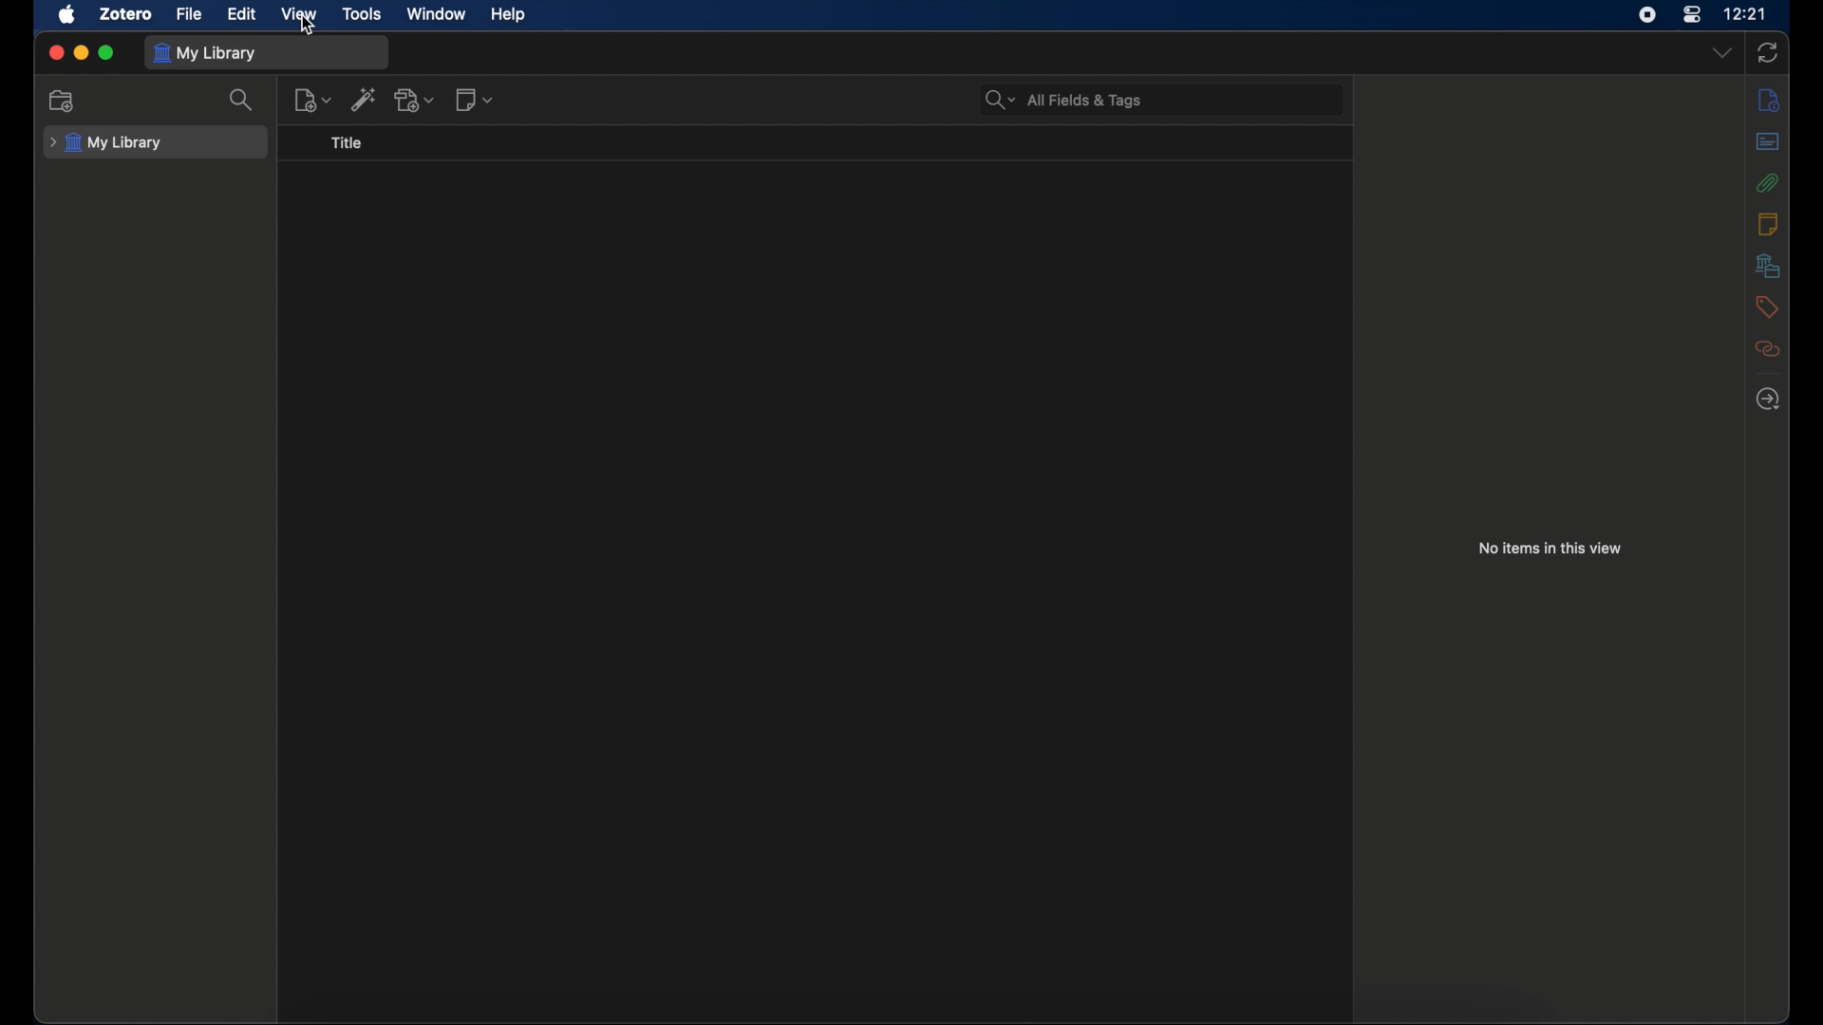 The image size is (1823, 1025). What do you see at coordinates (1768, 266) in the screenshot?
I see `libraries` at bounding box center [1768, 266].